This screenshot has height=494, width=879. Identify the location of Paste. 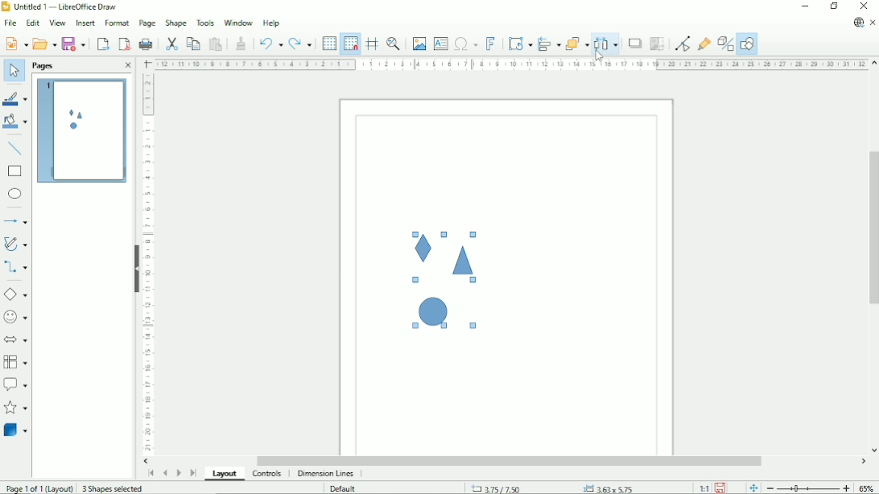
(216, 43).